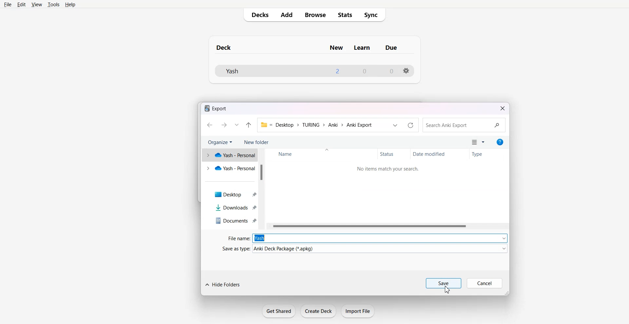 The height and width of the screenshot is (324, 629). I want to click on Search Bar, so click(465, 125).